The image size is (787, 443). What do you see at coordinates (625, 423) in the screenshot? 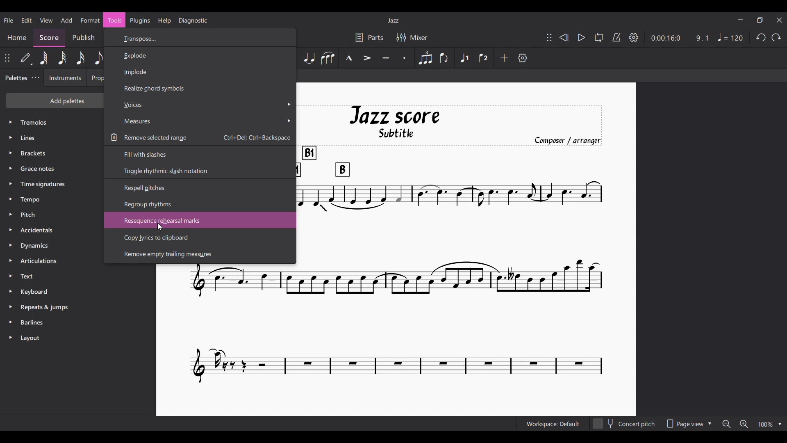
I see `Concert pitch toggle` at bounding box center [625, 423].